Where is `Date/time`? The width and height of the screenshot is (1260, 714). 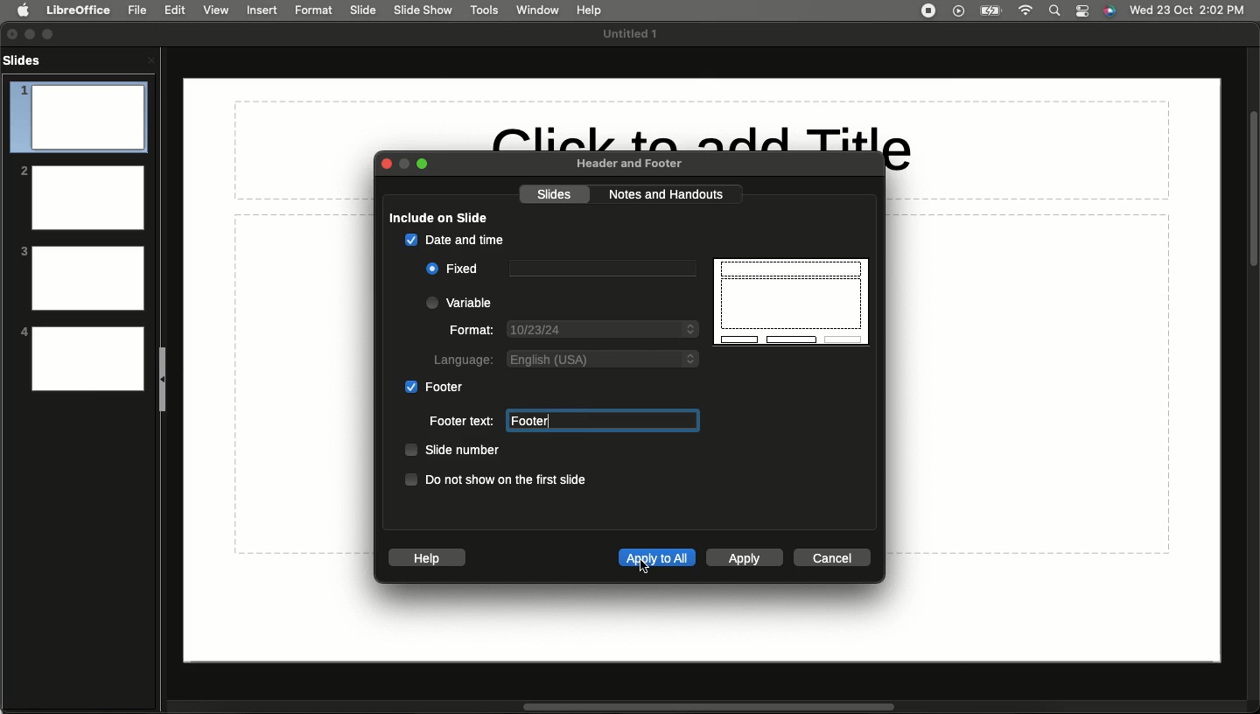 Date/time is located at coordinates (1187, 9).